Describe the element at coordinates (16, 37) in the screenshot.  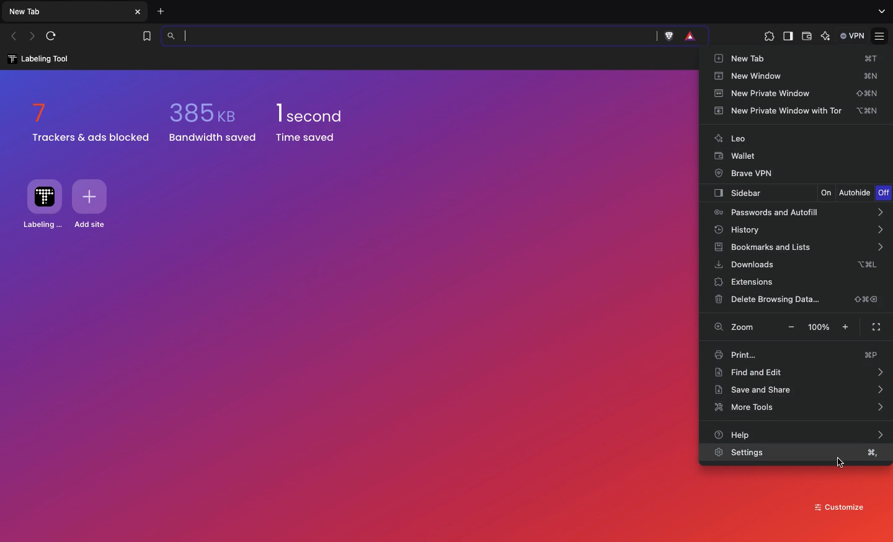
I see `Previous page` at that location.